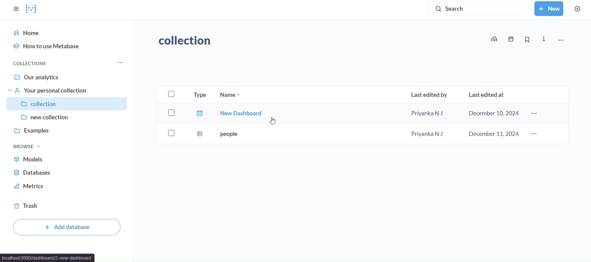  Describe the element at coordinates (512, 39) in the screenshot. I see `events` at that location.